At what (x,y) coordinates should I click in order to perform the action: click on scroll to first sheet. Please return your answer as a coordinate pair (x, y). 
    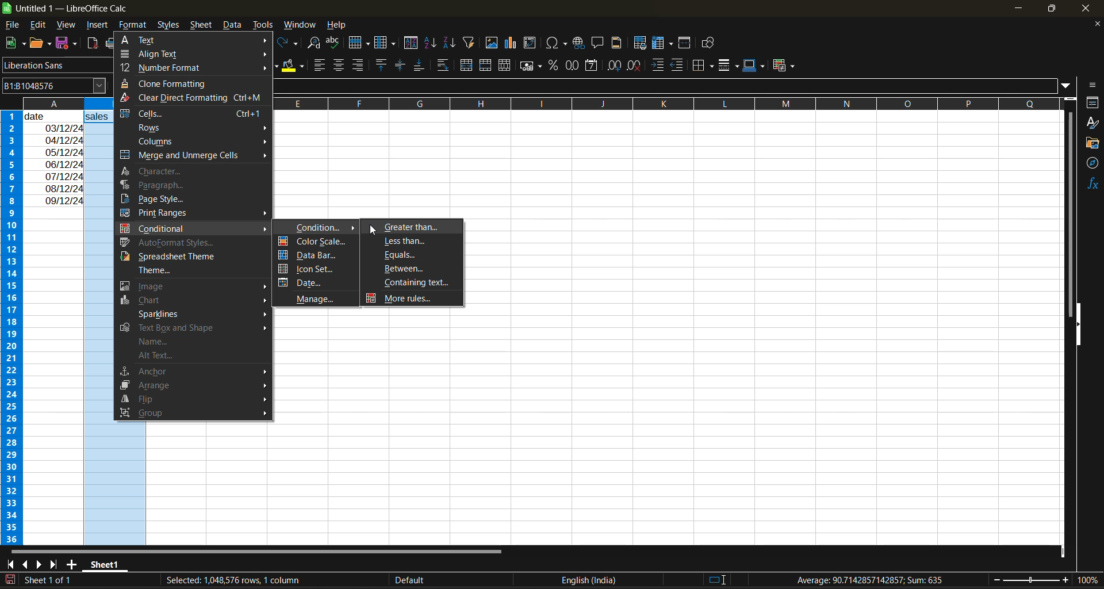
    Looking at the image, I should click on (10, 565).